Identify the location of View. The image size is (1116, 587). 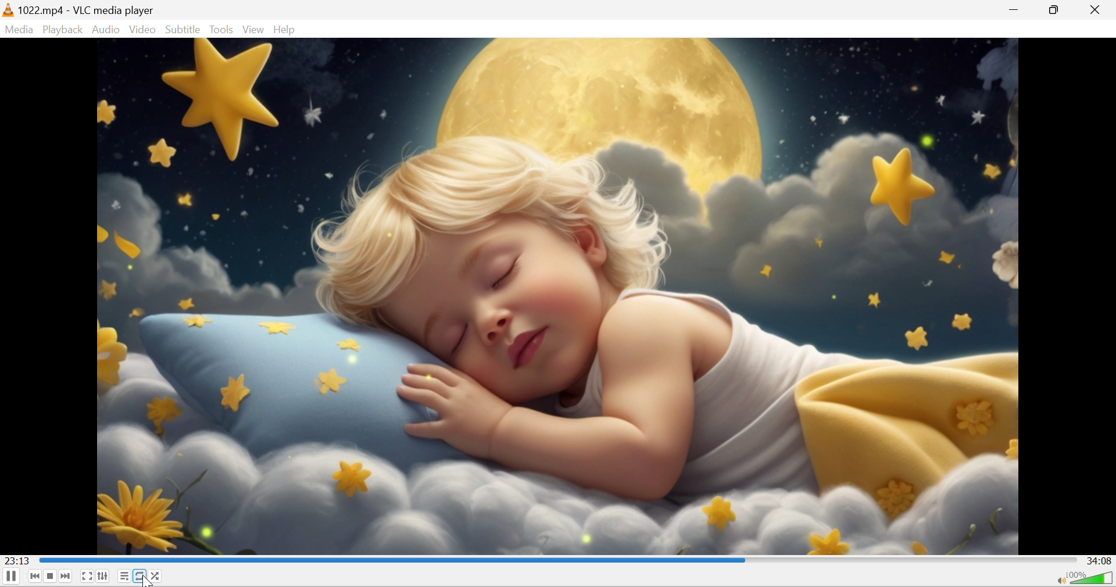
(255, 30).